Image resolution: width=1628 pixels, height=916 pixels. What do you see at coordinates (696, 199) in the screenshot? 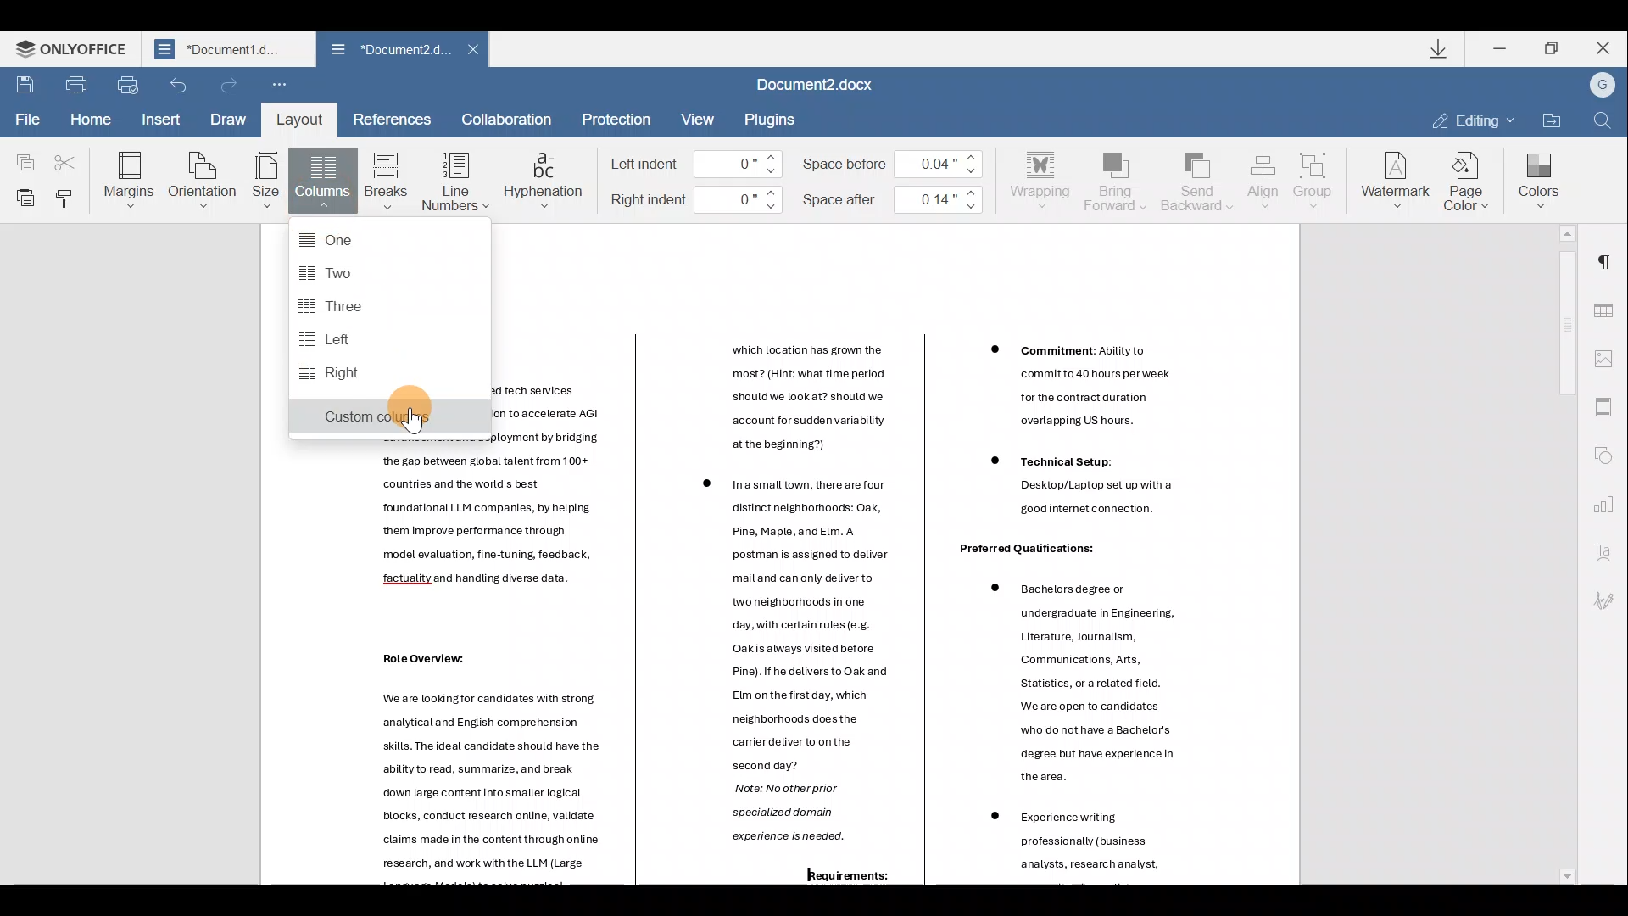
I see `Right indent` at bounding box center [696, 199].